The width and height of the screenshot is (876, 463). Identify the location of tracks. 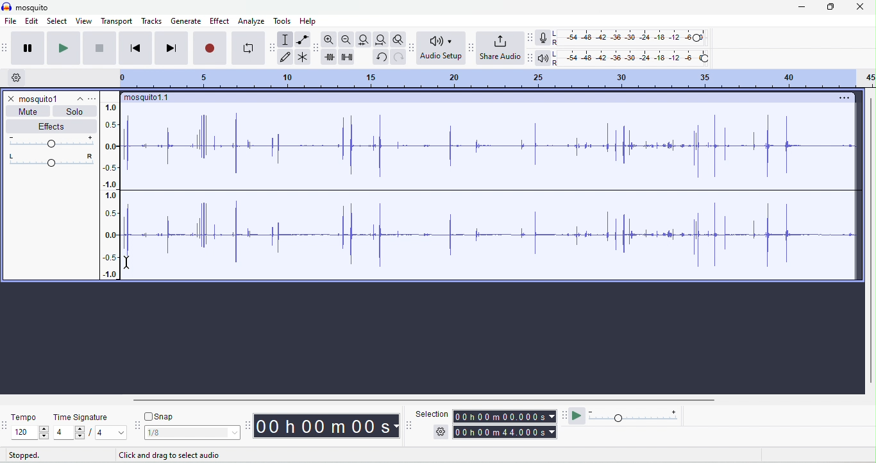
(152, 21).